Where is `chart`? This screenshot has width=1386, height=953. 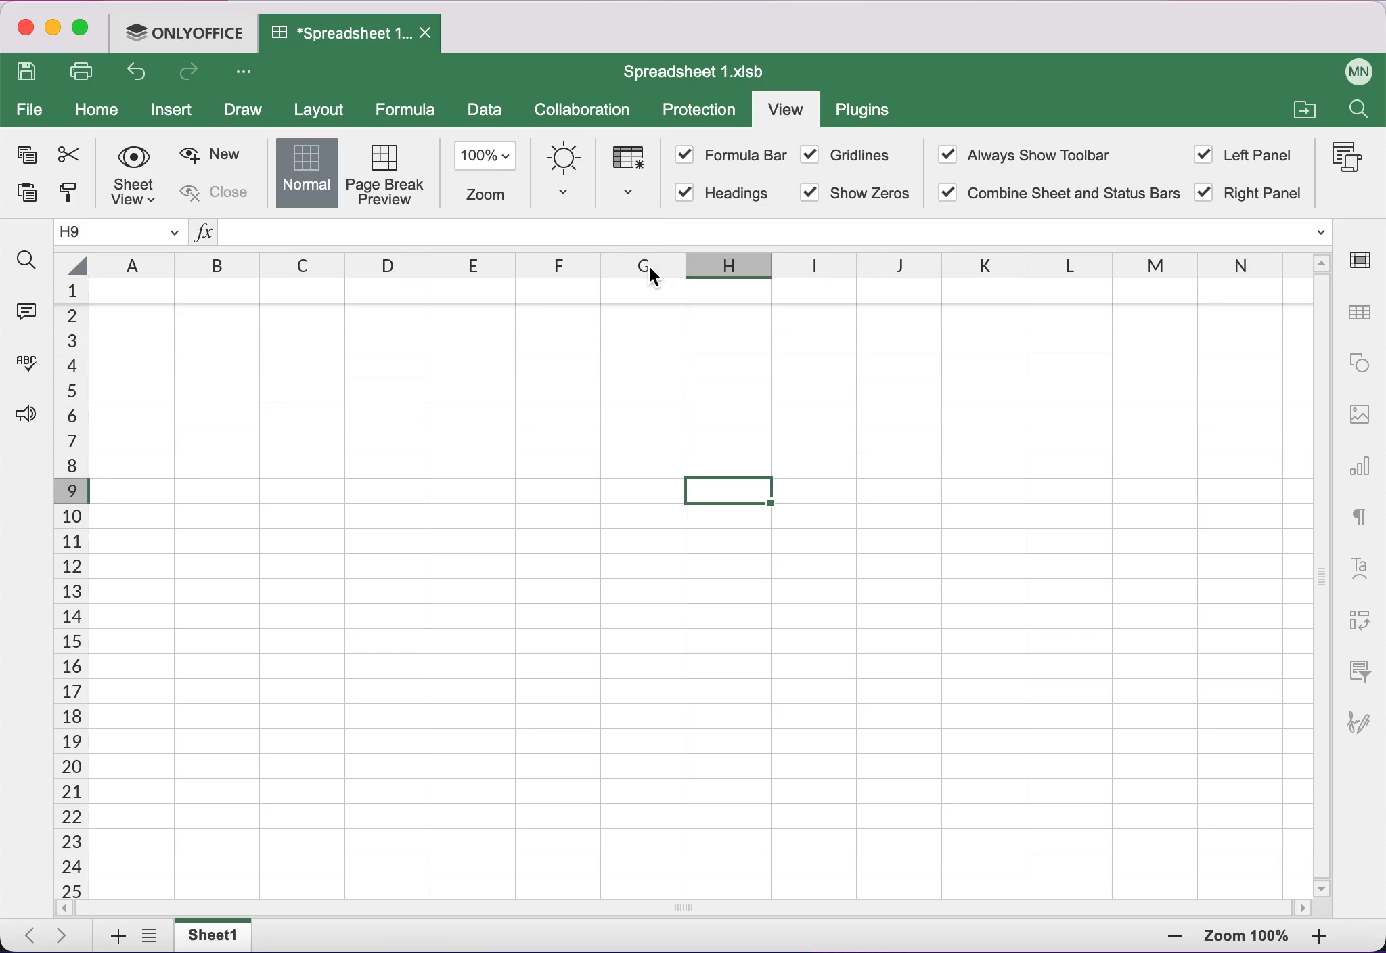
chart is located at coordinates (1361, 471).